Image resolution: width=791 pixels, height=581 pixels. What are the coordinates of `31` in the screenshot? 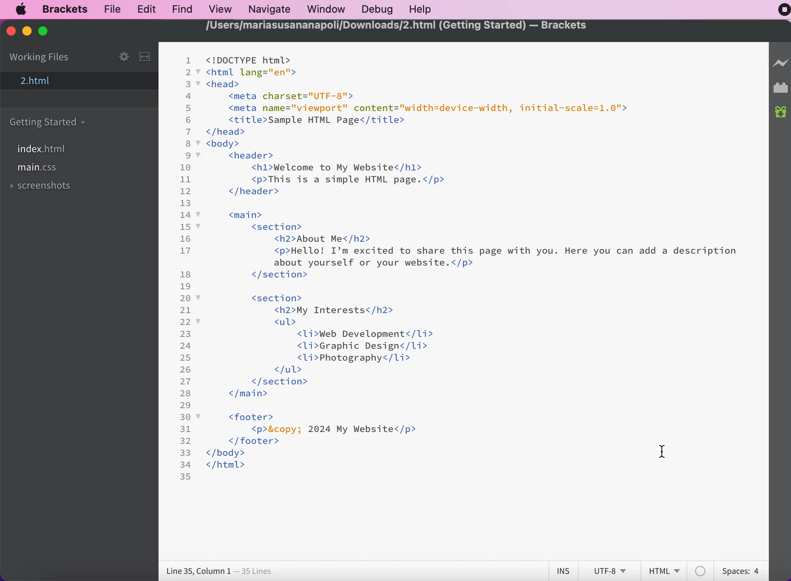 It's located at (185, 429).